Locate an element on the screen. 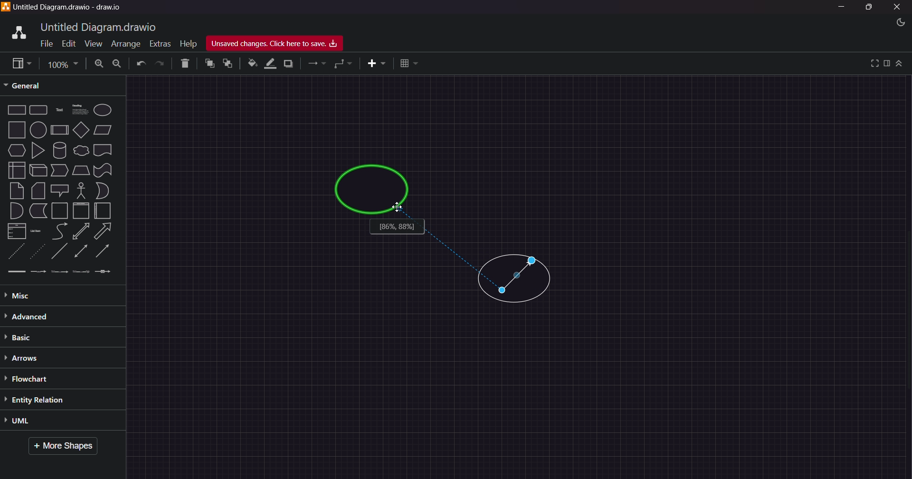  connections is located at coordinates (316, 64).